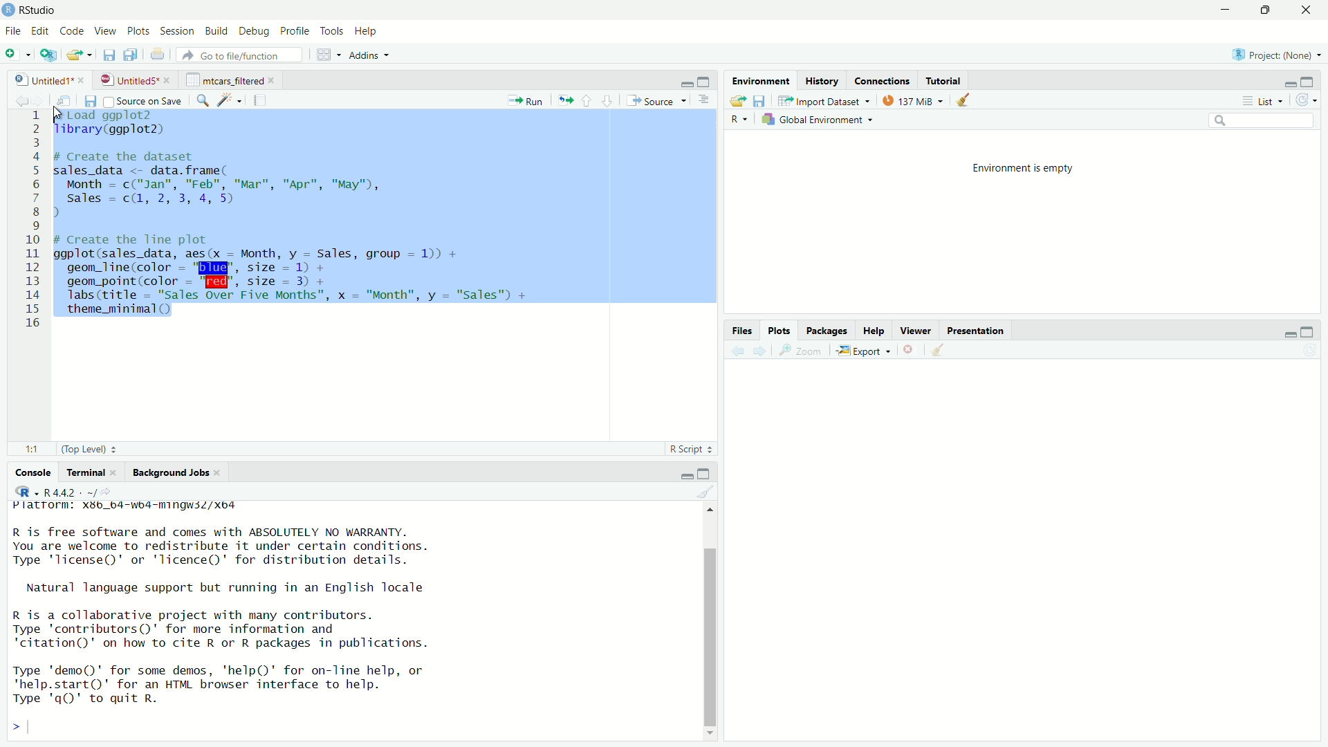  I want to click on close, so click(1309, 10).